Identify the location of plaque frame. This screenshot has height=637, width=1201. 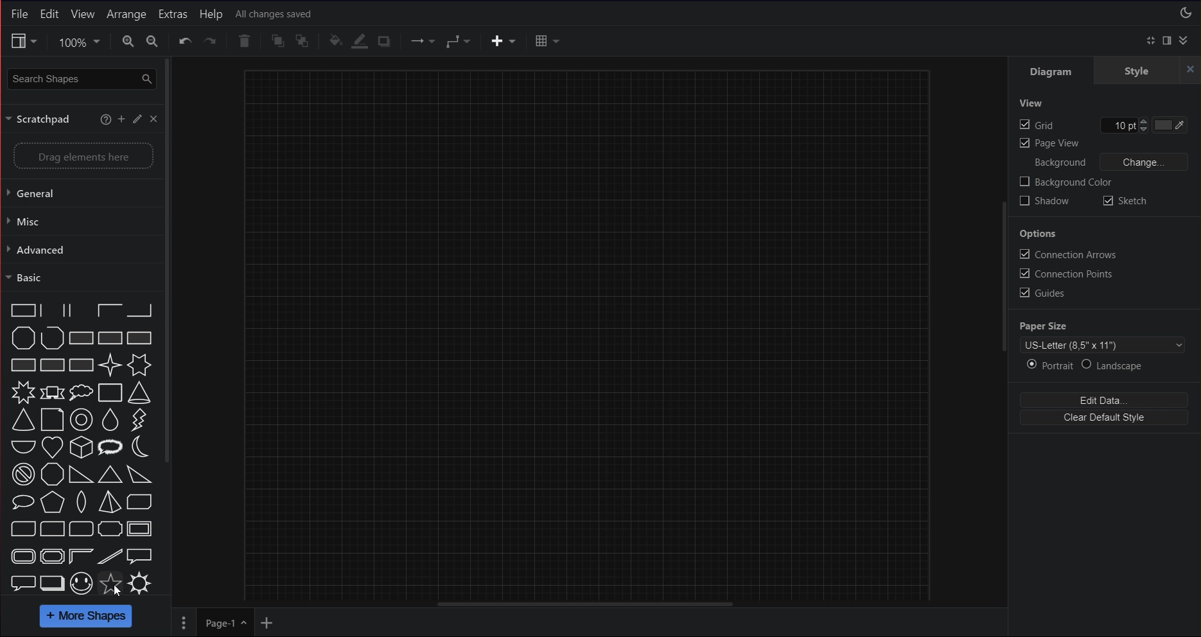
(51, 555).